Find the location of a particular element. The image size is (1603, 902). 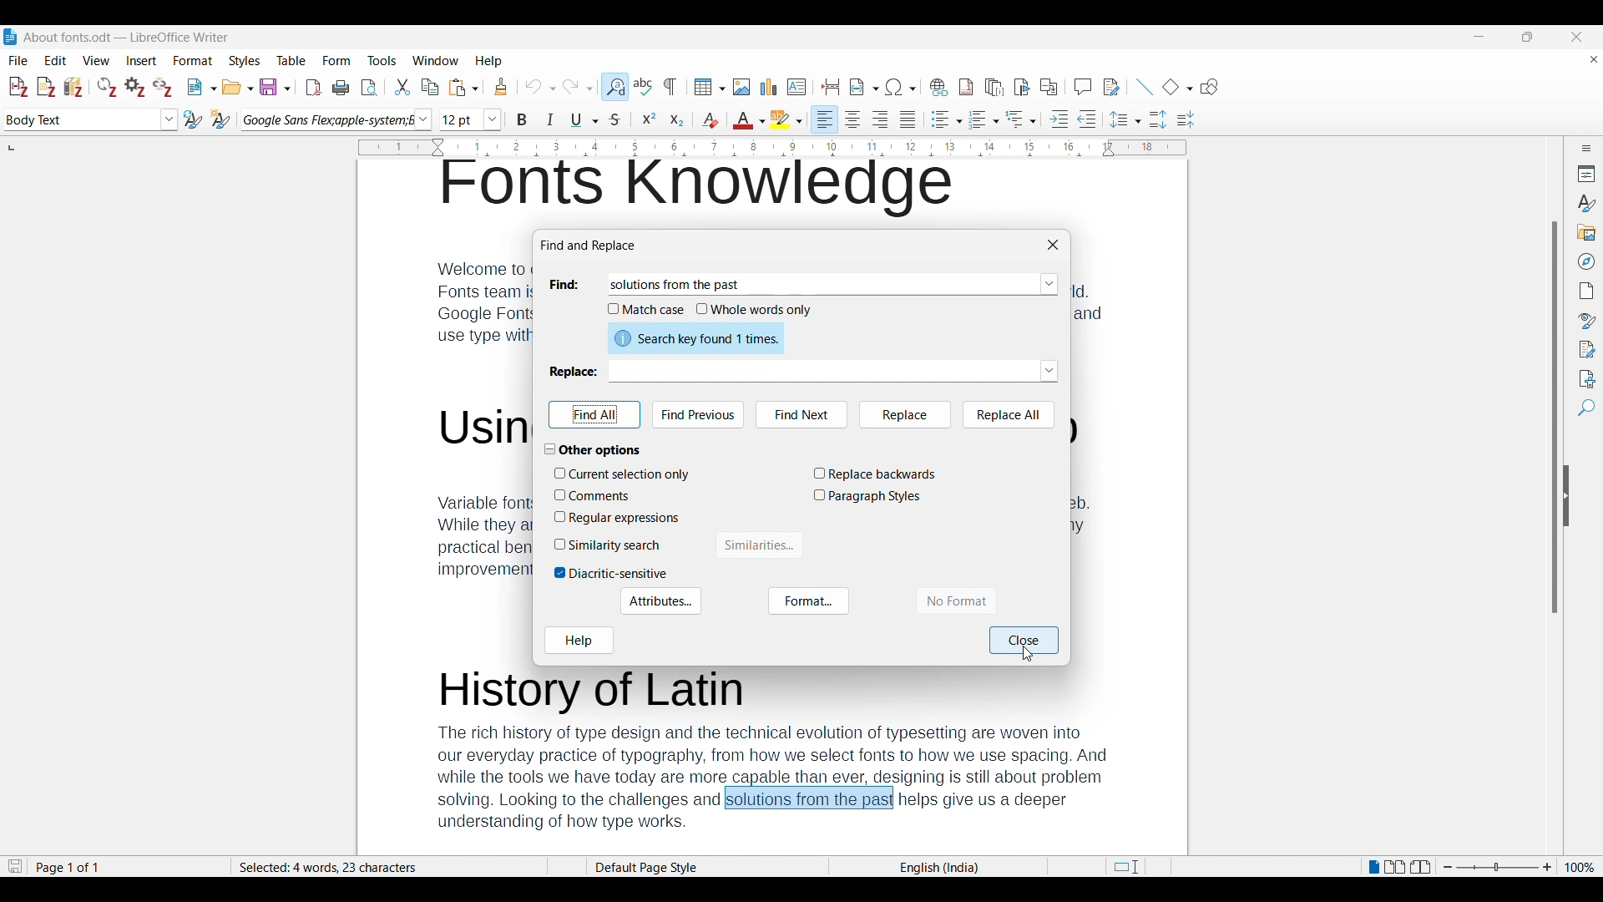

Replace all is located at coordinates (1009, 416).